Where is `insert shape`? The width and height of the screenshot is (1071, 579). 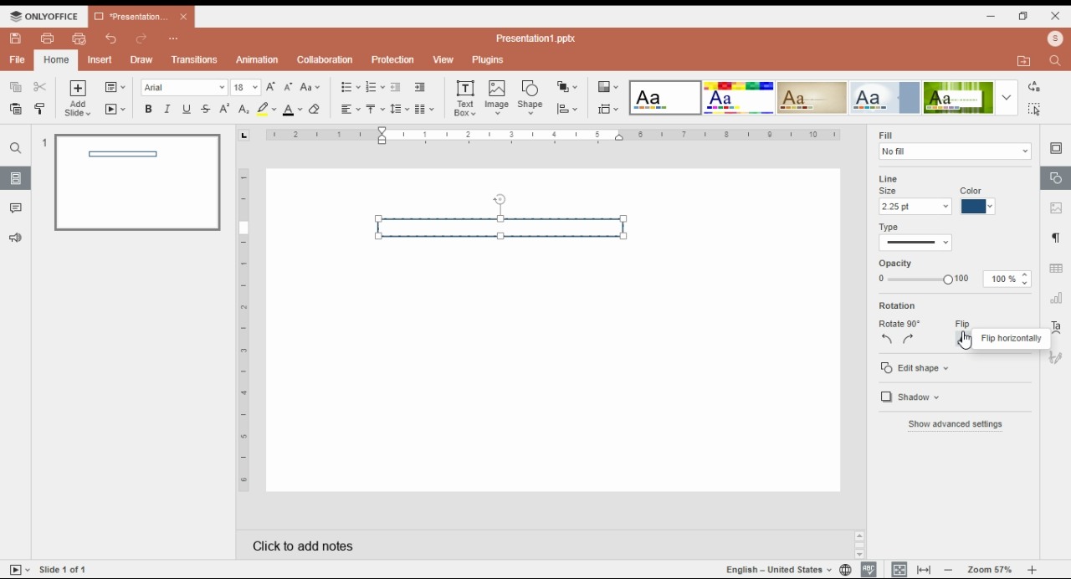 insert shape is located at coordinates (530, 96).